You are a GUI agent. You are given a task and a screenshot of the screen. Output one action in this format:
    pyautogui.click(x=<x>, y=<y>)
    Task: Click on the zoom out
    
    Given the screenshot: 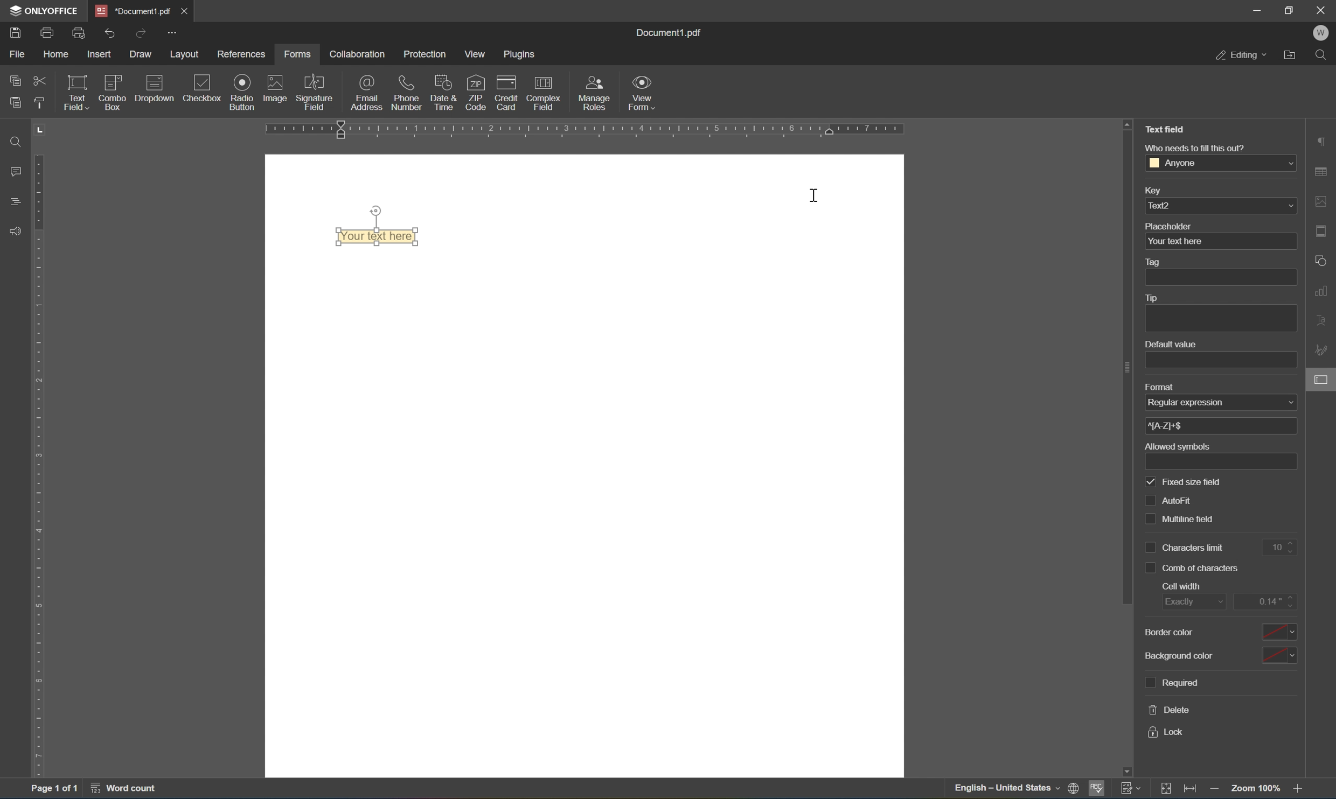 What is the action you would take?
    pyautogui.click(x=1216, y=789)
    